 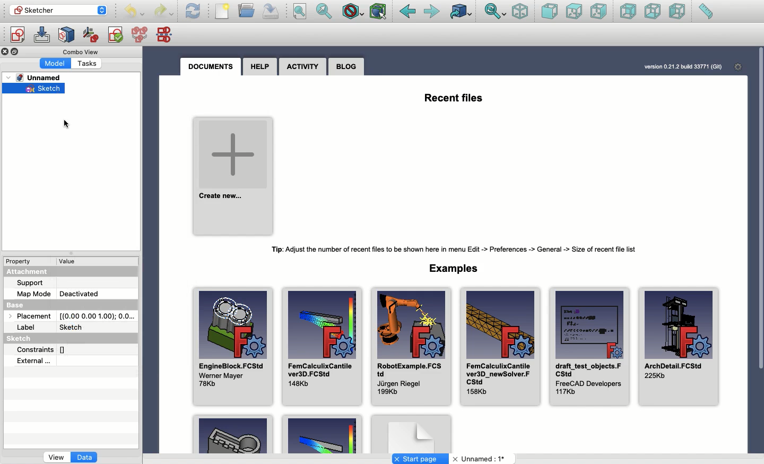 I want to click on (0.00 0.00 1.00); 0.0..., so click(x=98, y=314).